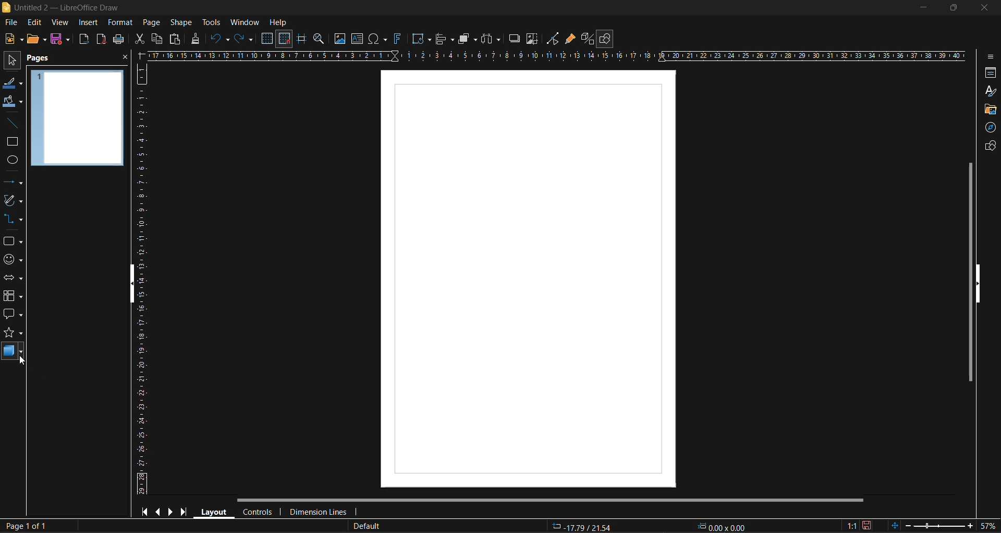 This screenshot has height=533, width=1001. What do you see at coordinates (221, 39) in the screenshot?
I see `undo` at bounding box center [221, 39].